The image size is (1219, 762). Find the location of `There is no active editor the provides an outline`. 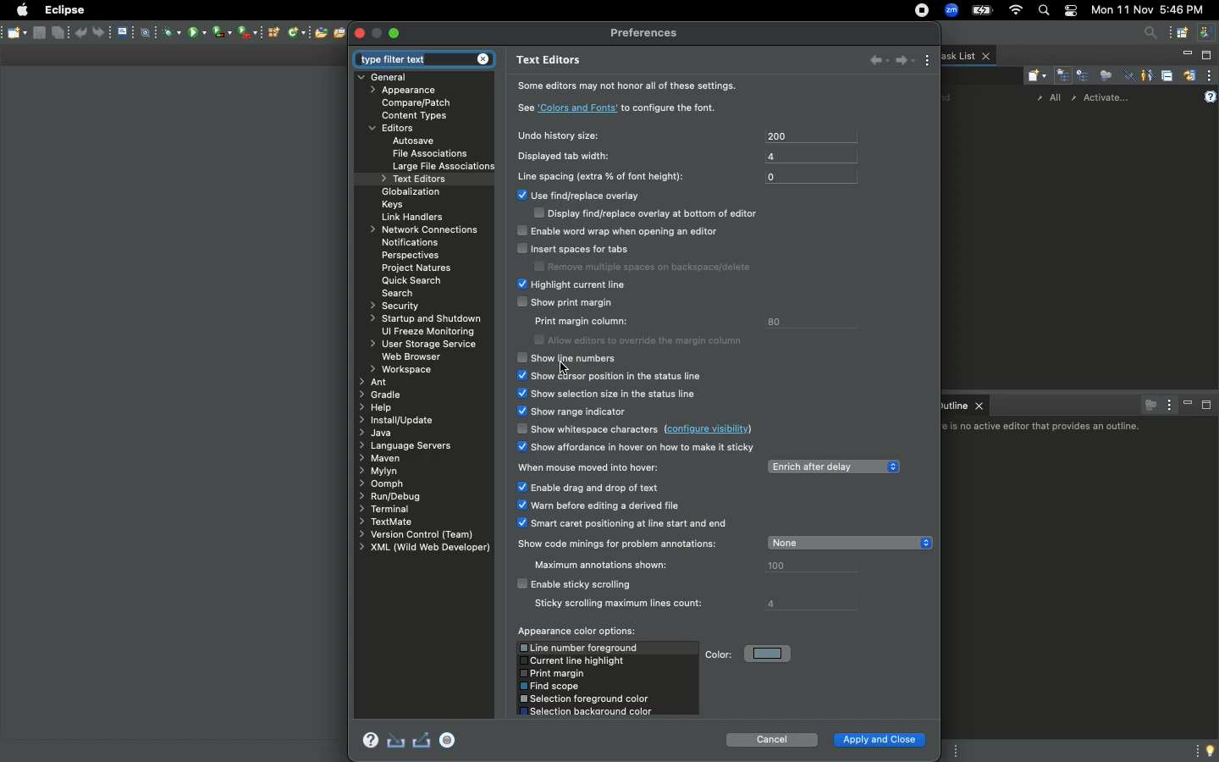

There is no active editor the provides an outline is located at coordinates (1045, 428).